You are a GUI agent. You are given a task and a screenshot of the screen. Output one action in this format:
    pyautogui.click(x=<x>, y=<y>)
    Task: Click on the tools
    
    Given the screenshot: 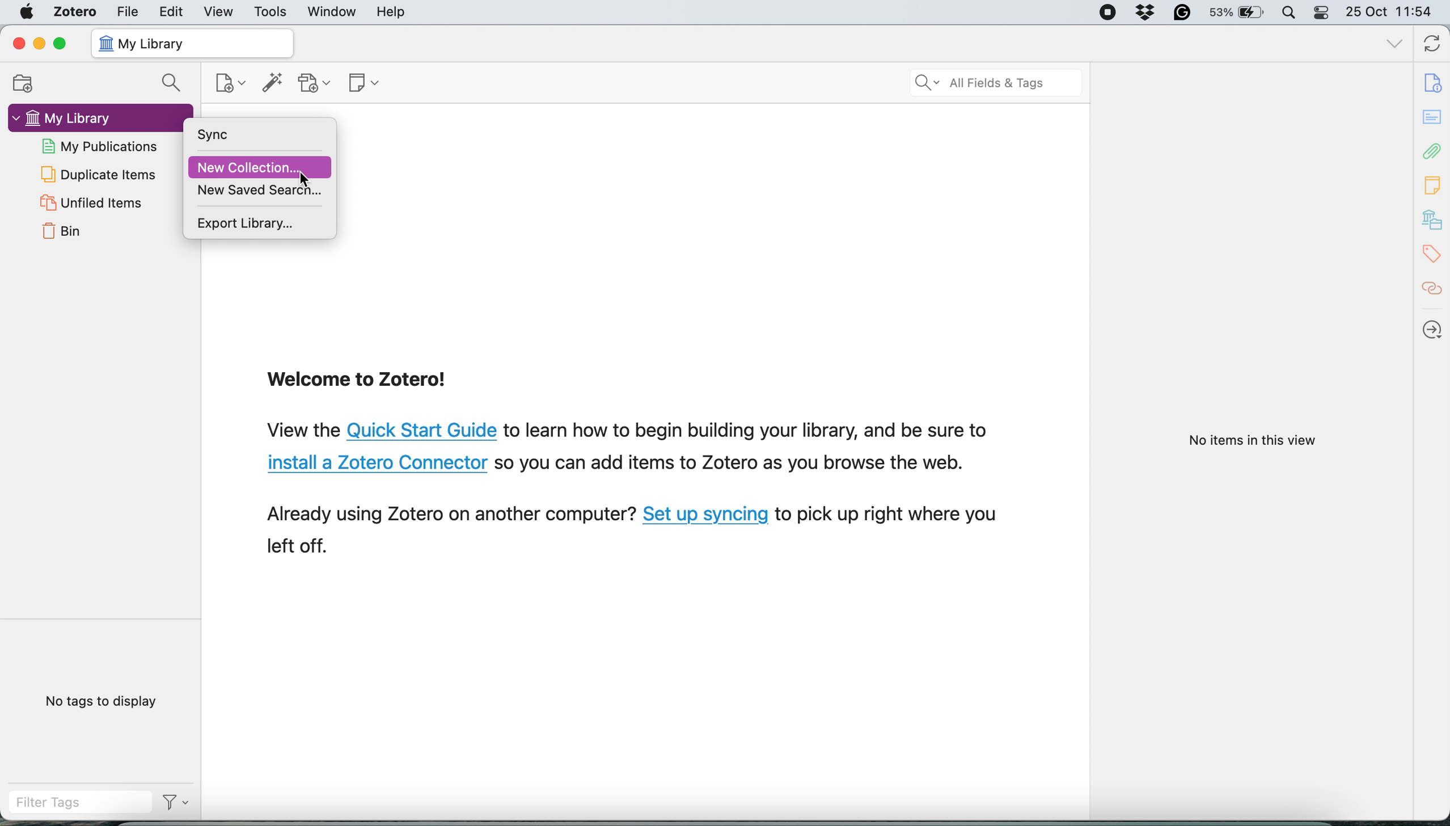 What is the action you would take?
    pyautogui.click(x=268, y=11)
    